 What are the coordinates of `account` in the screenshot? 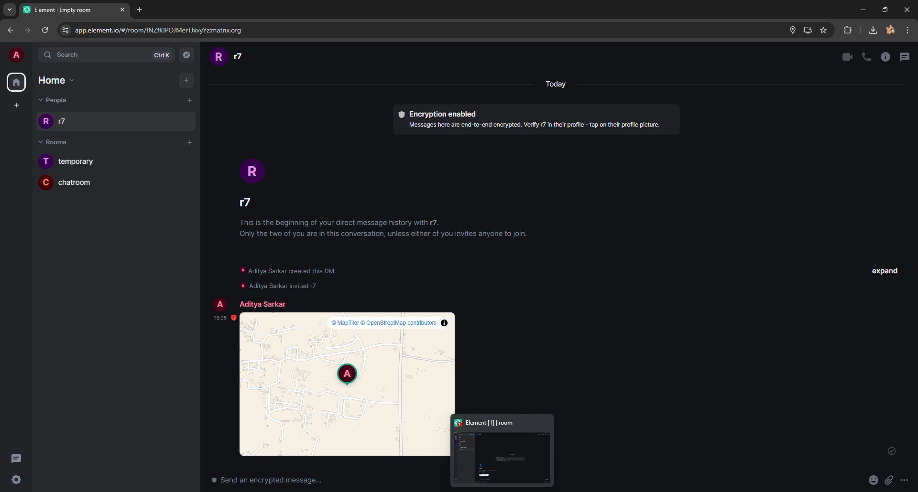 It's located at (247, 180).